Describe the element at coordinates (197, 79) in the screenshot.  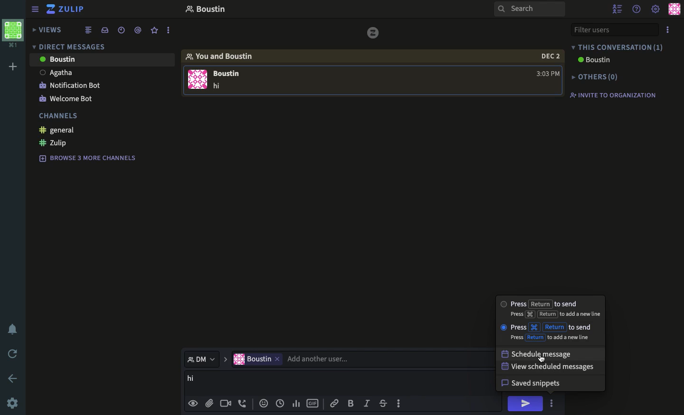
I see `user profile` at that location.